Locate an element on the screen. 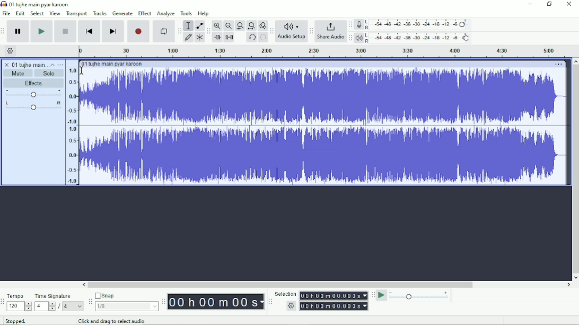  Pause is located at coordinates (19, 31).